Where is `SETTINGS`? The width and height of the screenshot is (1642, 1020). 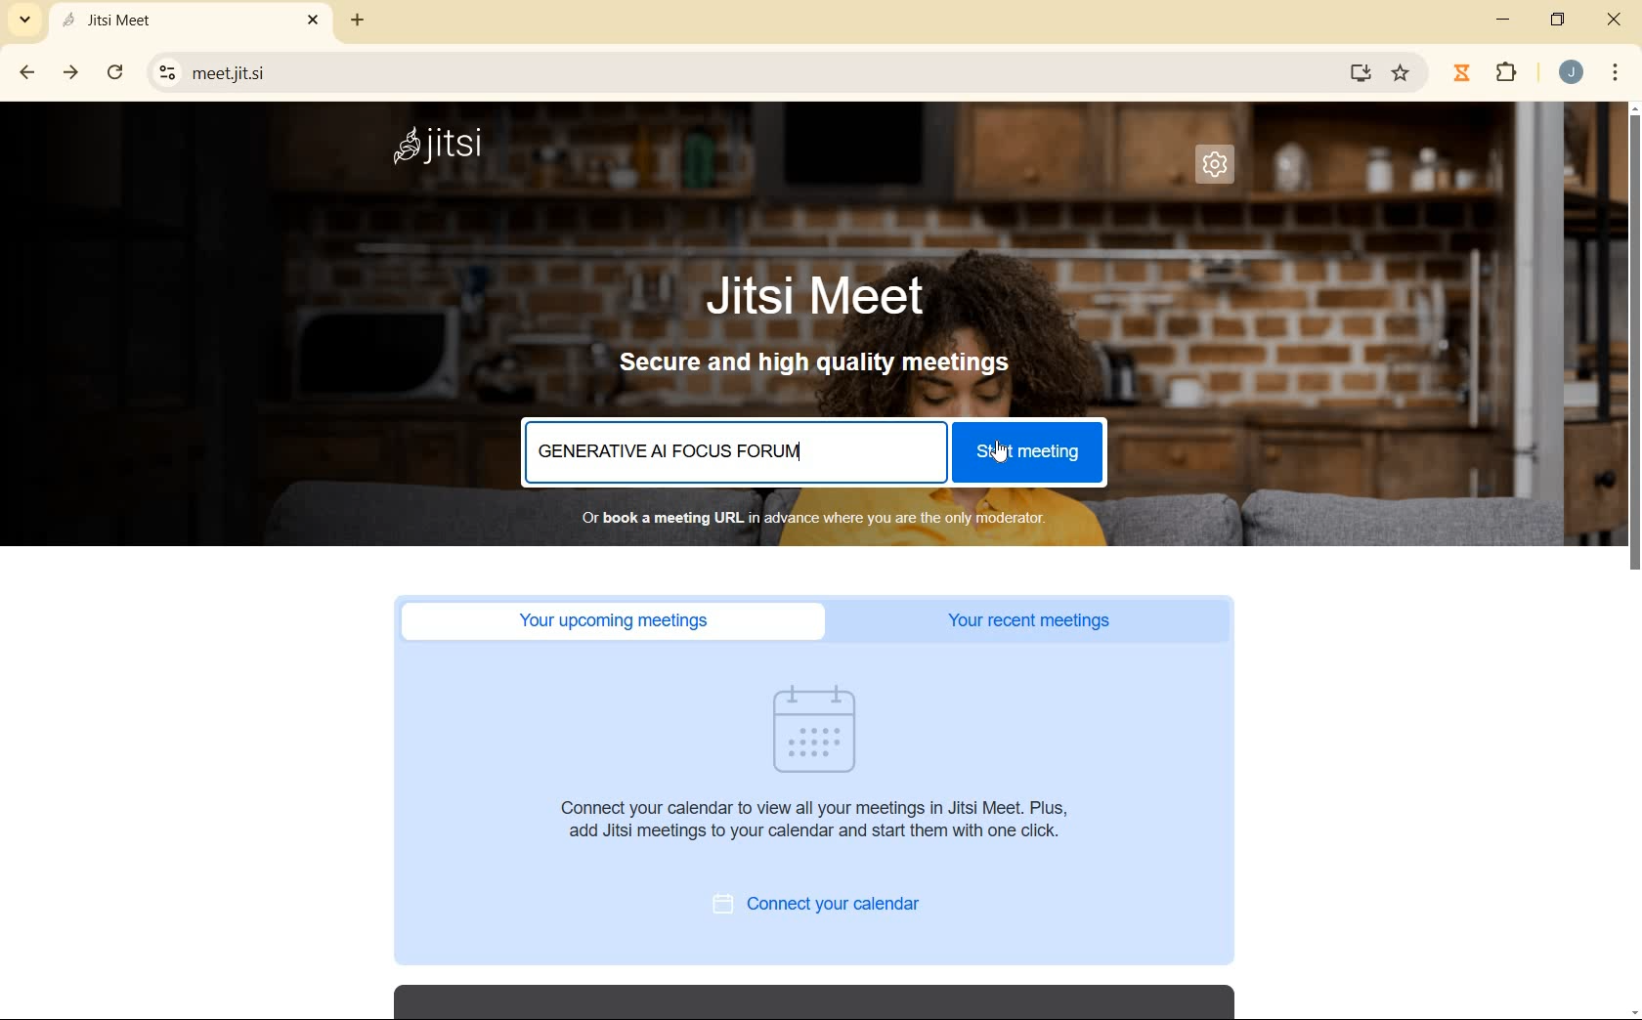 SETTINGS is located at coordinates (1224, 170).